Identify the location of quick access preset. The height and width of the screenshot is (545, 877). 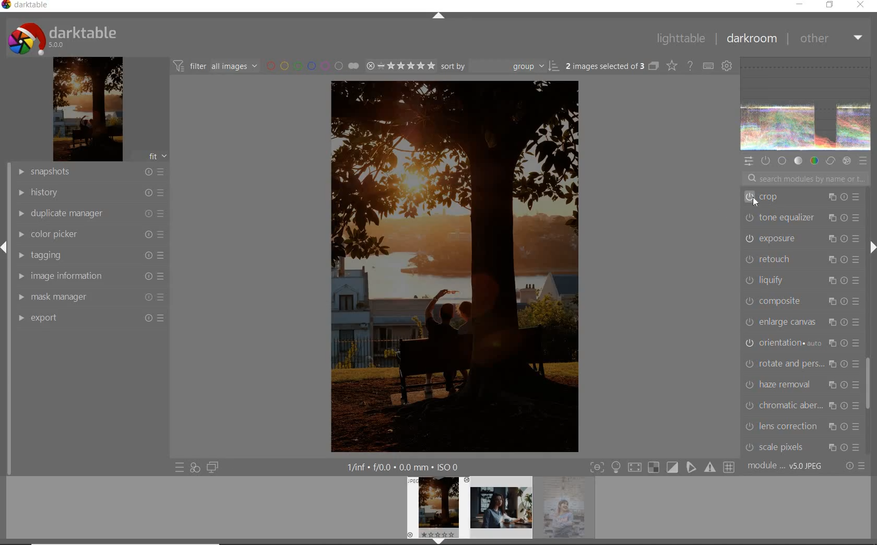
(180, 468).